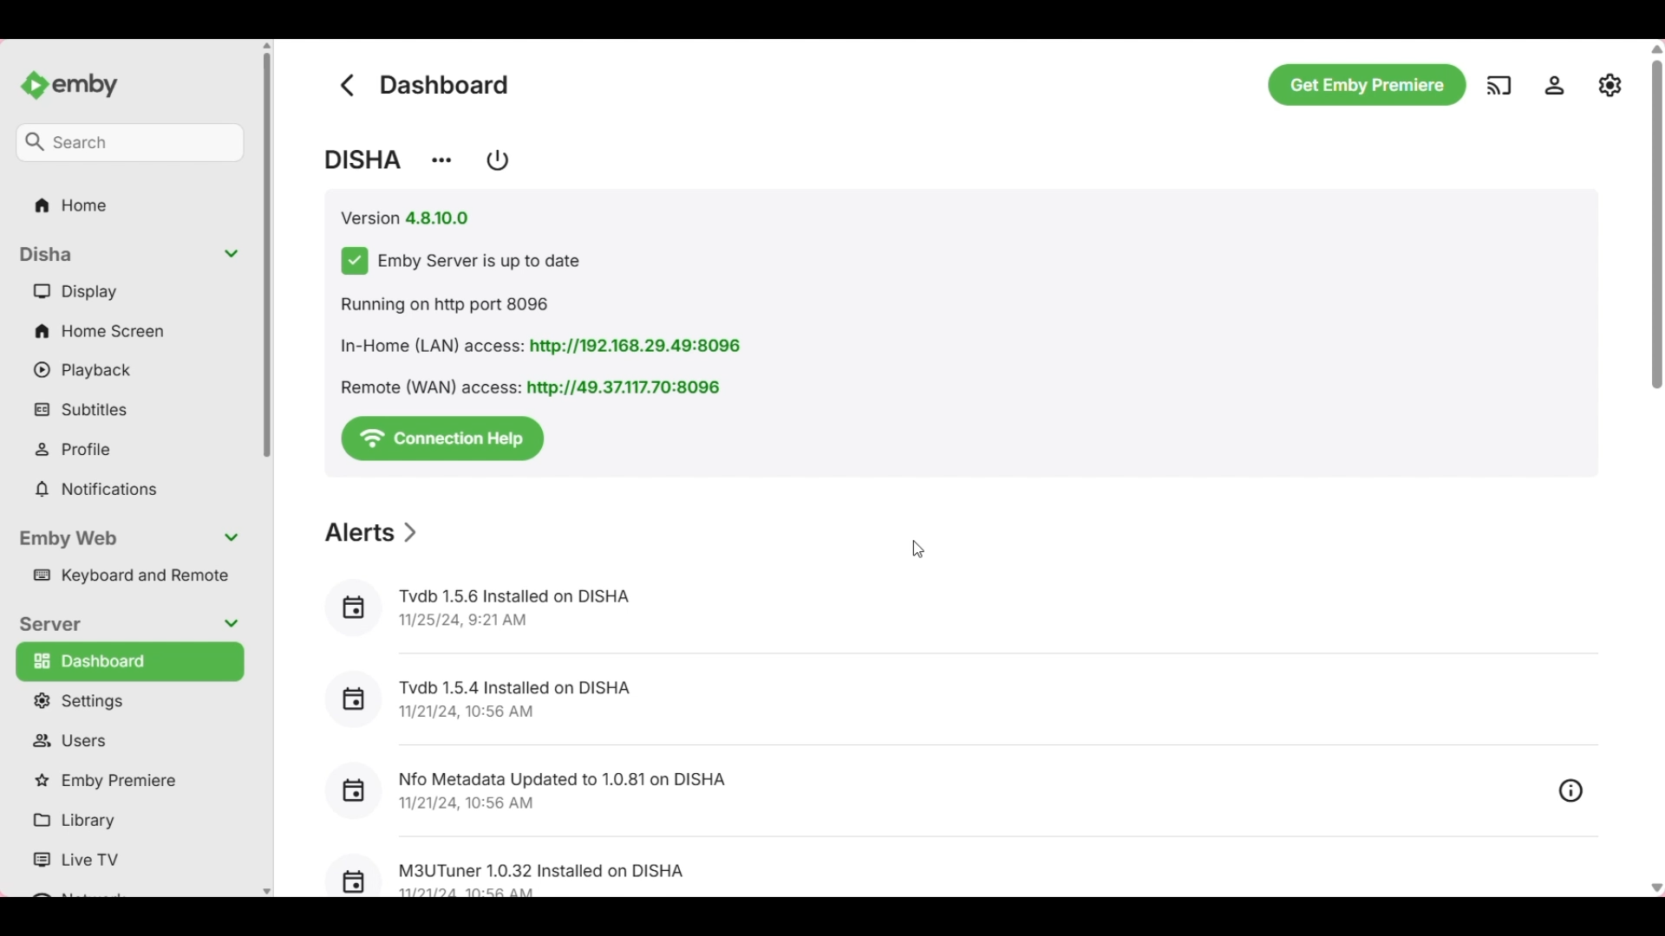  What do you see at coordinates (1656, 211) in the screenshot?
I see `Vertical slide bar` at bounding box center [1656, 211].